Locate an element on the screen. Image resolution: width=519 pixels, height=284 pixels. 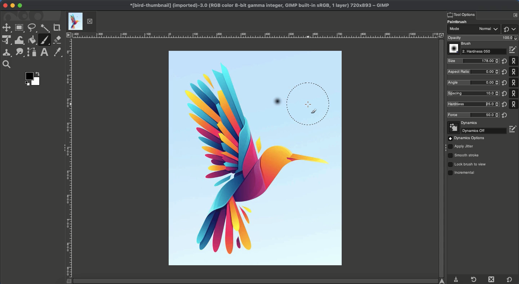
Text is located at coordinates (44, 52).